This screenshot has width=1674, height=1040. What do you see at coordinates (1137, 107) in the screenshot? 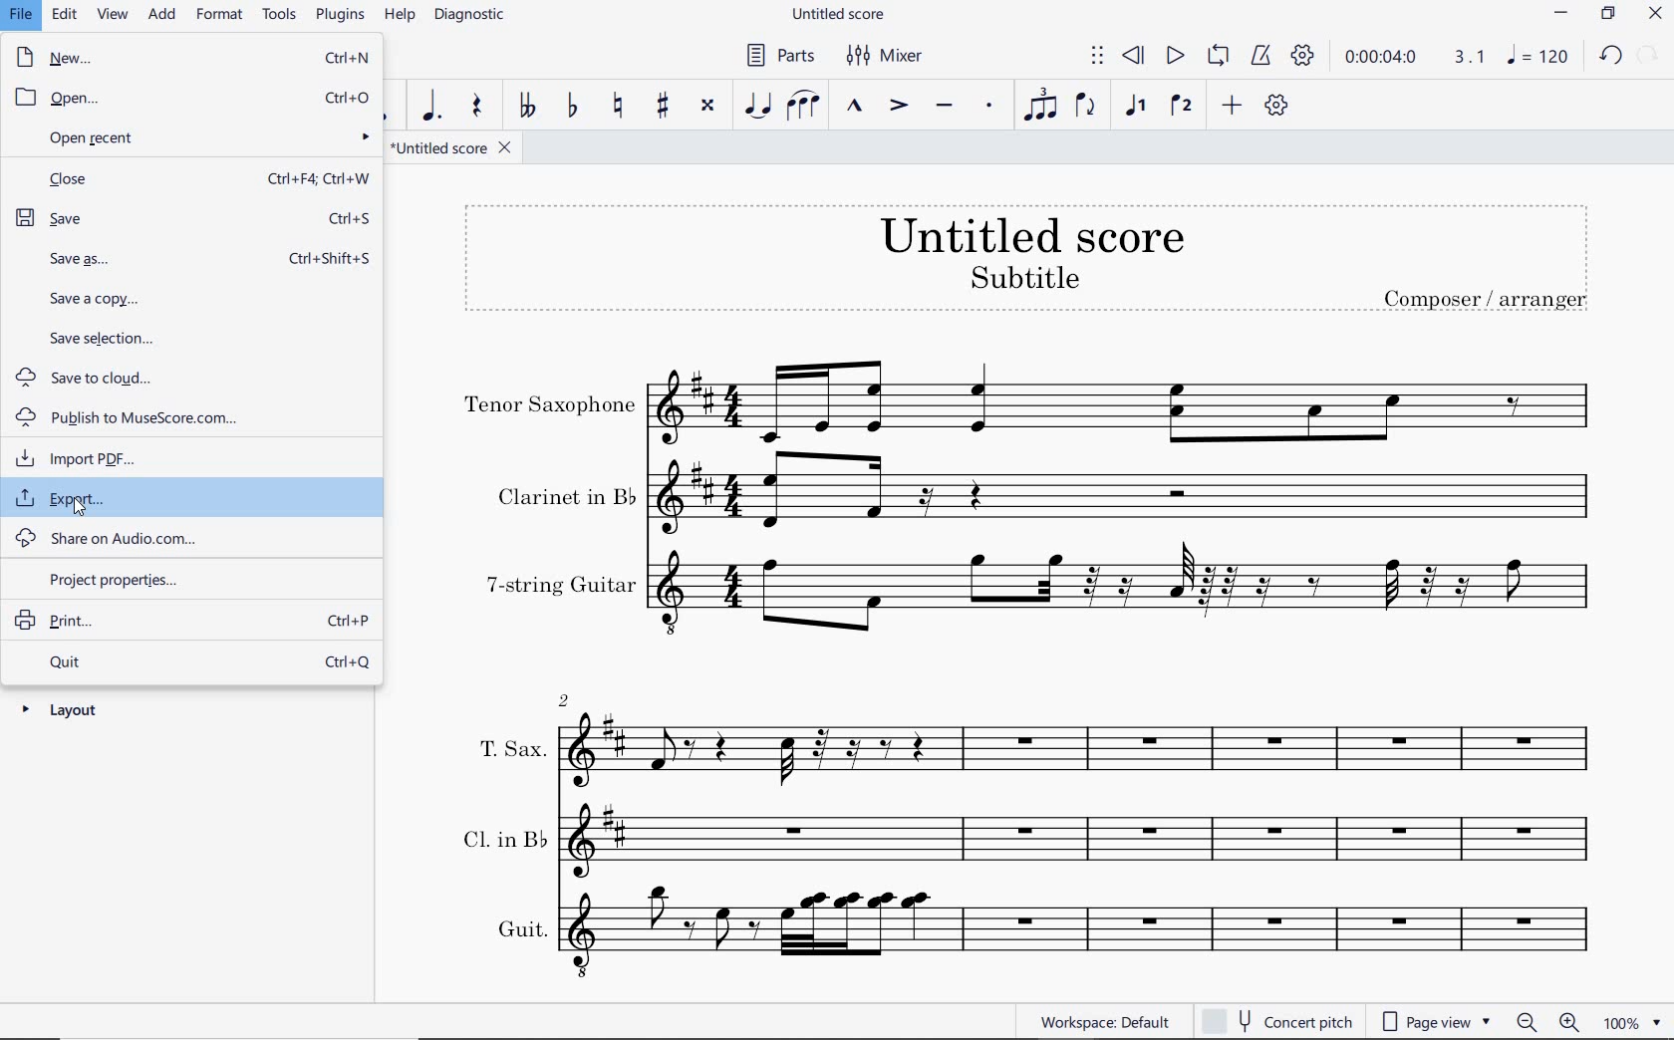
I see `VOICE 1` at bounding box center [1137, 107].